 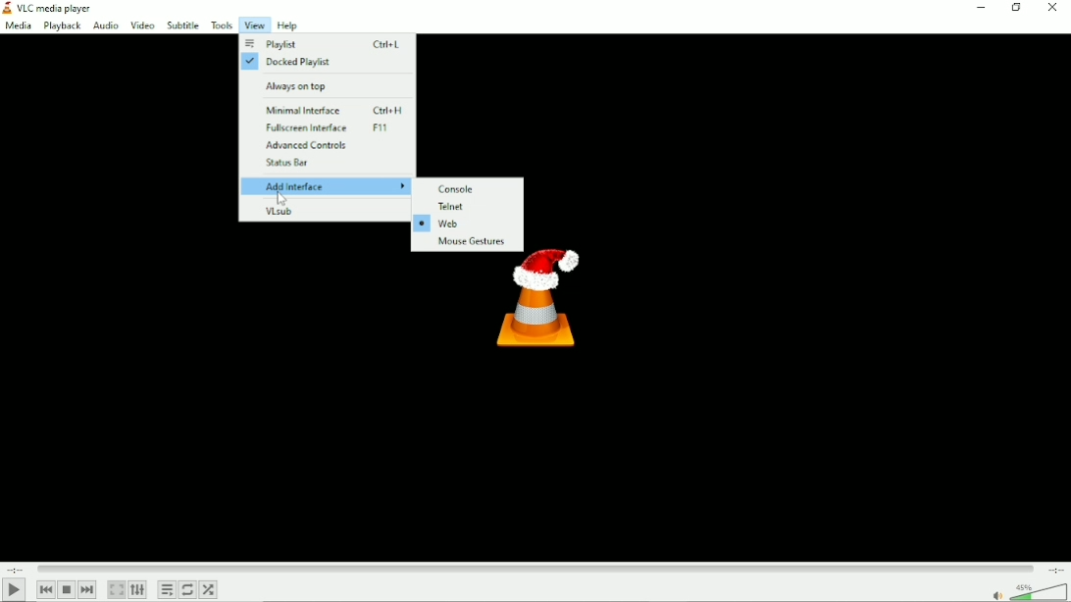 What do you see at coordinates (287, 25) in the screenshot?
I see `Help` at bounding box center [287, 25].